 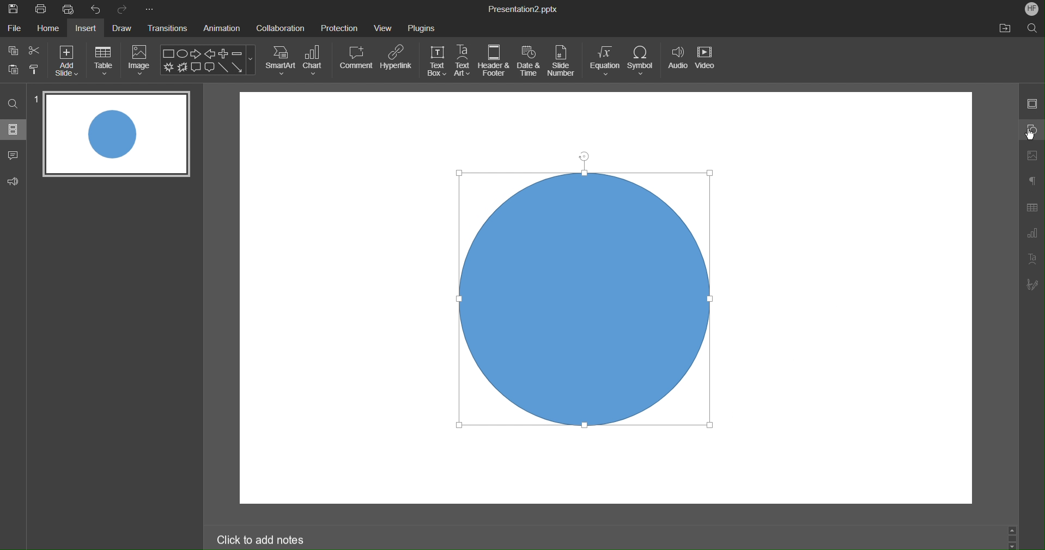 What do you see at coordinates (384, 28) in the screenshot?
I see `View` at bounding box center [384, 28].